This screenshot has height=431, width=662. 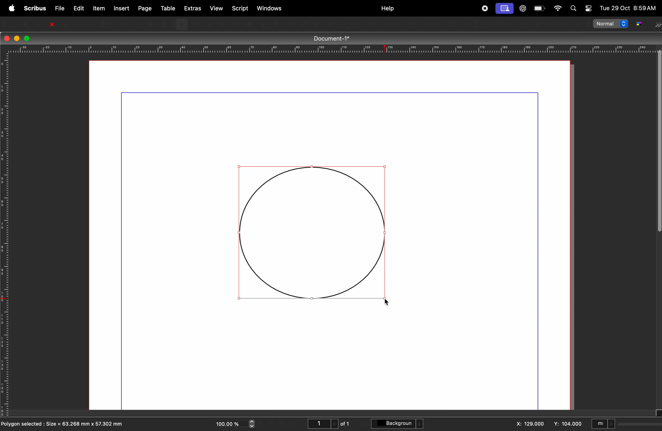 I want to click on Table, so click(x=235, y=24).